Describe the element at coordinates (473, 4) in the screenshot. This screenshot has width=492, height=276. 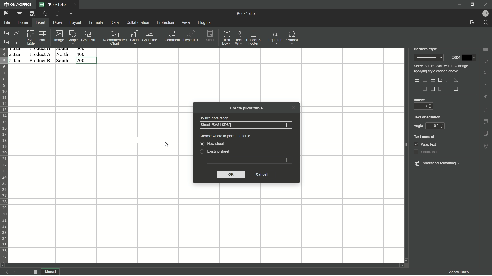
I see `minimize/maximize` at that location.